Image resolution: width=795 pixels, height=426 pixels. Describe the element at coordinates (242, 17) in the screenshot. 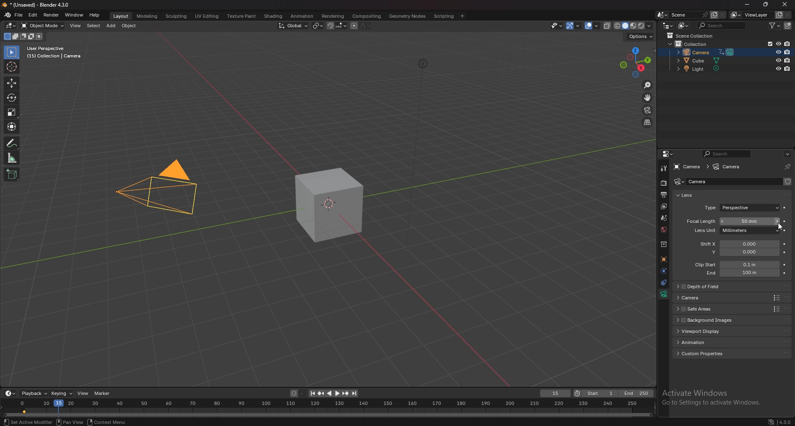

I see `texture paint` at that location.